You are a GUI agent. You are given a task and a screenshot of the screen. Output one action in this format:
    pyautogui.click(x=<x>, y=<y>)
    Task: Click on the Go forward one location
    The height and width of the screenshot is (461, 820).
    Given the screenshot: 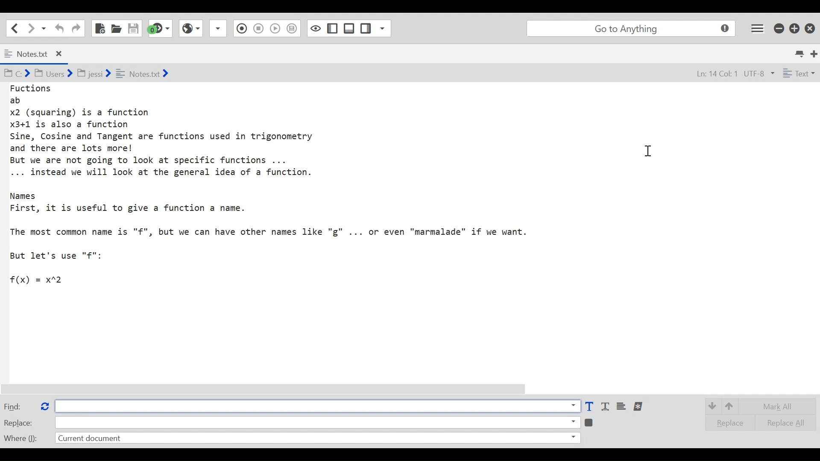 What is the action you would take?
    pyautogui.click(x=32, y=28)
    